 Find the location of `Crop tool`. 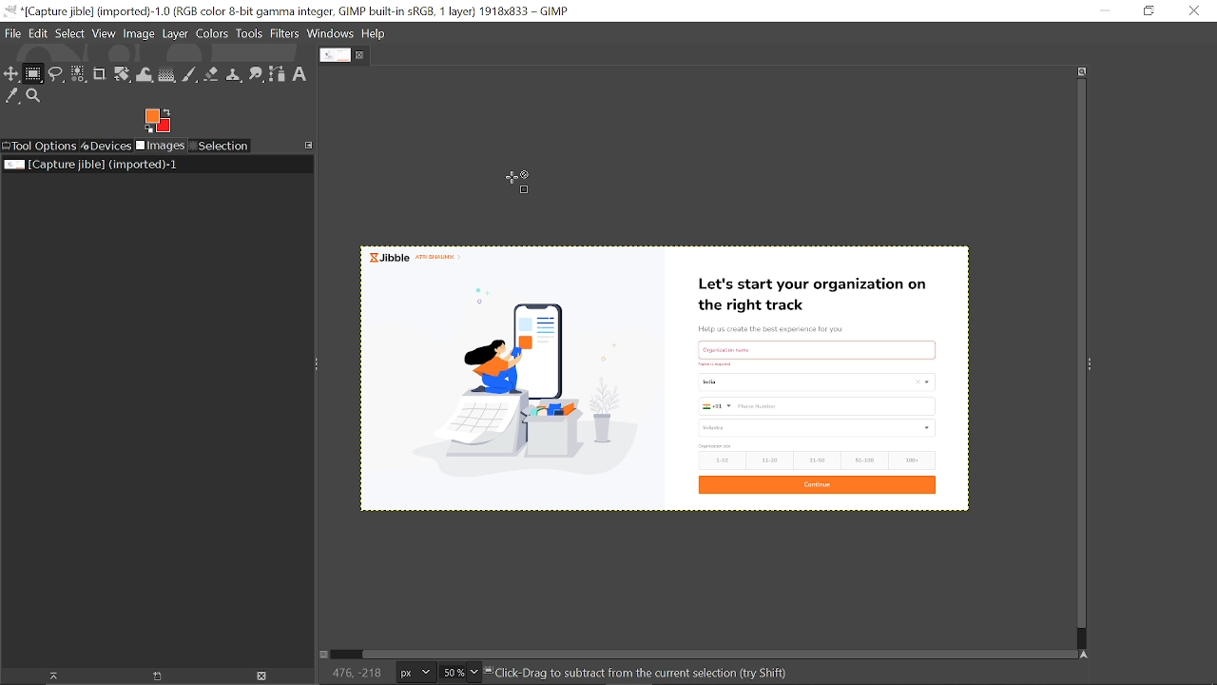

Crop tool is located at coordinates (99, 75).